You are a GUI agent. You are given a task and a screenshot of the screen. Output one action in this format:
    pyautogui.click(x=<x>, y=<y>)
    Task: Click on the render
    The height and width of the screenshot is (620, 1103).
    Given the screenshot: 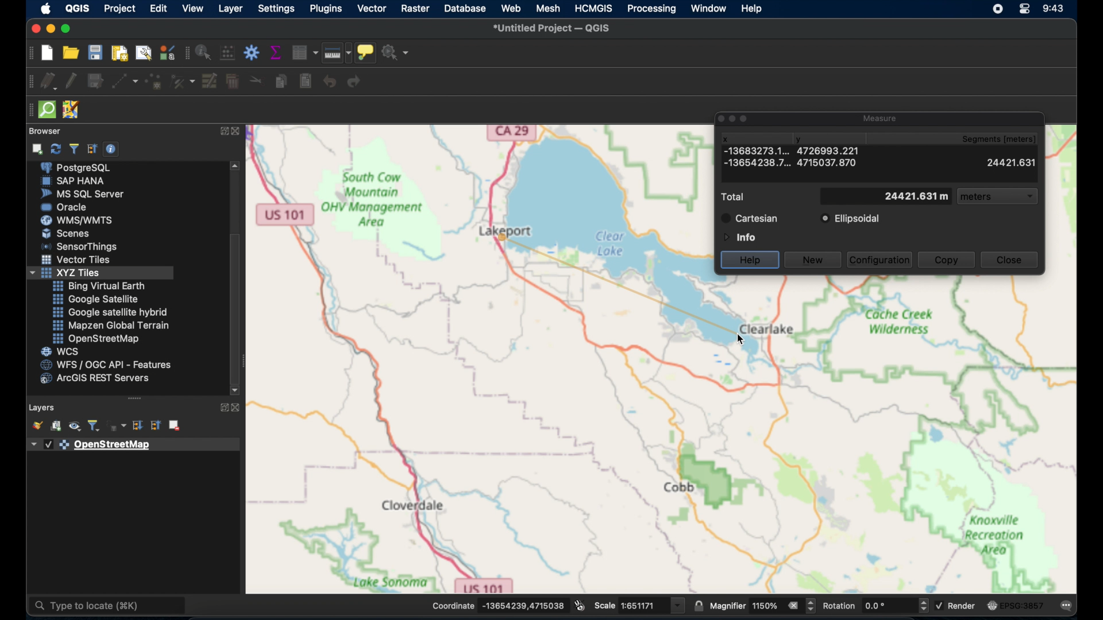 What is the action you would take?
    pyautogui.click(x=959, y=607)
    